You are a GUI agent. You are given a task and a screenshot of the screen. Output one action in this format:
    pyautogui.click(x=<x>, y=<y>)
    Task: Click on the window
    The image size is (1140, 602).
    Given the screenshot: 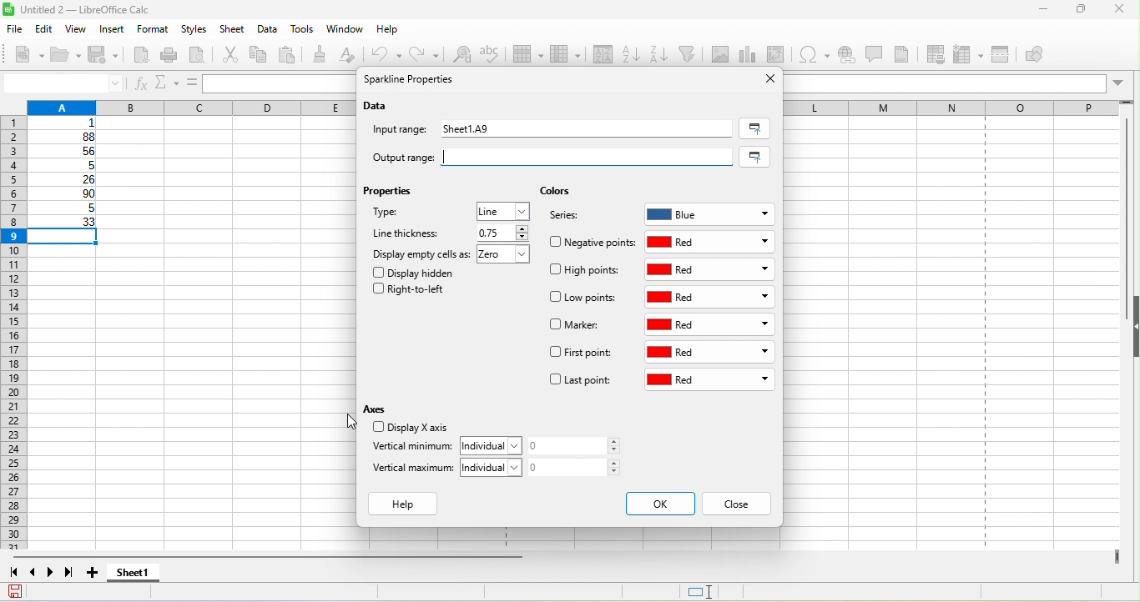 What is the action you would take?
    pyautogui.click(x=345, y=31)
    